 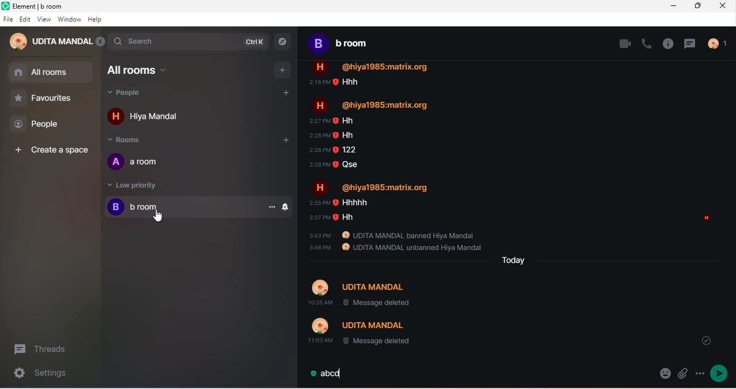 I want to click on emoji, so click(x=663, y=375).